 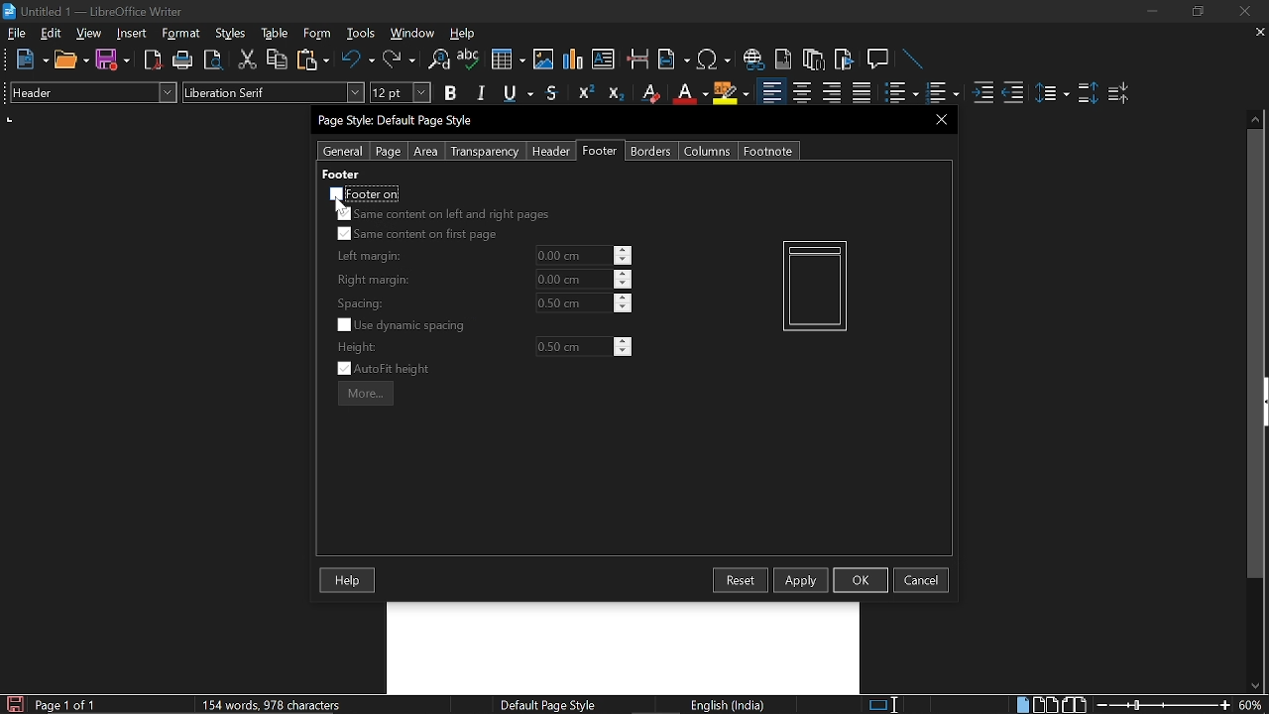 I want to click on File, so click(x=17, y=33).